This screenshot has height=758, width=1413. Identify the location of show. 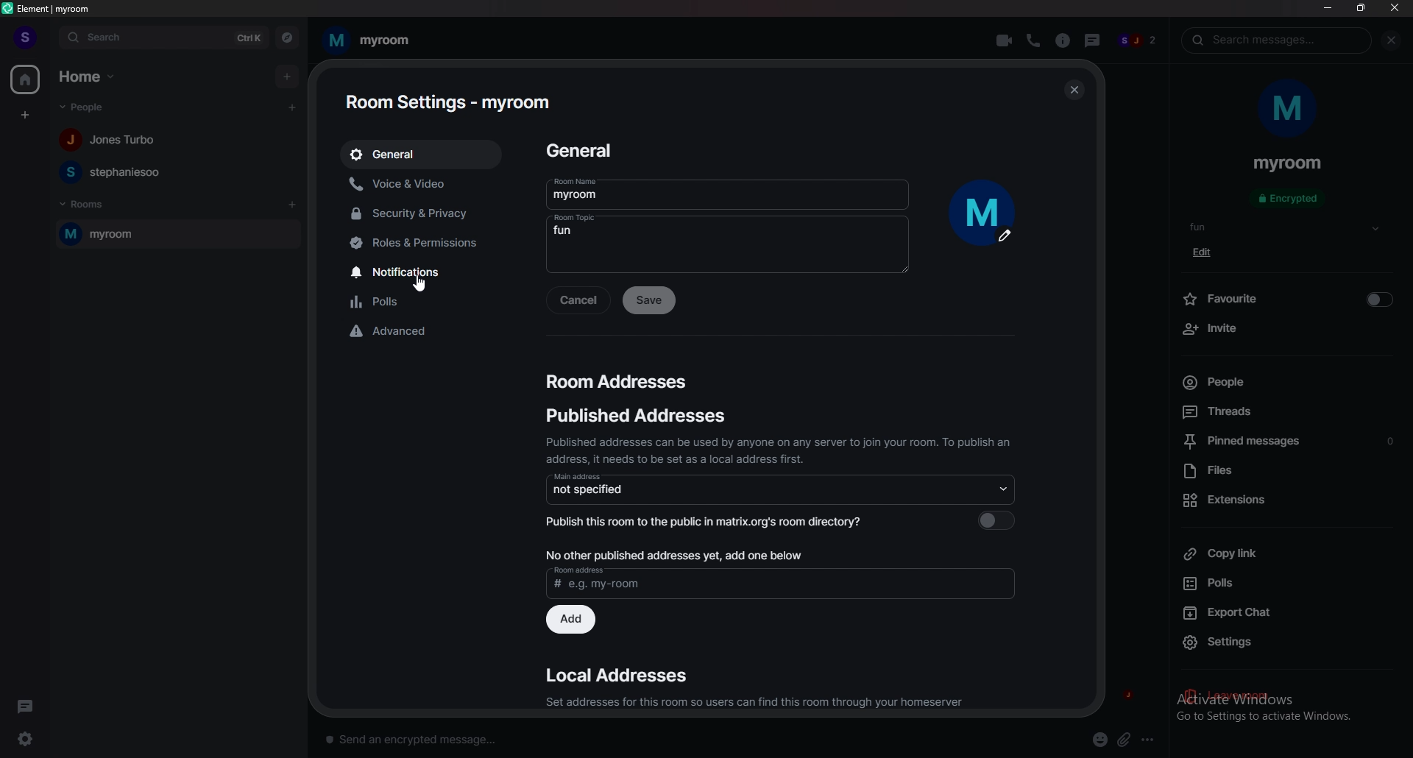
(1375, 229).